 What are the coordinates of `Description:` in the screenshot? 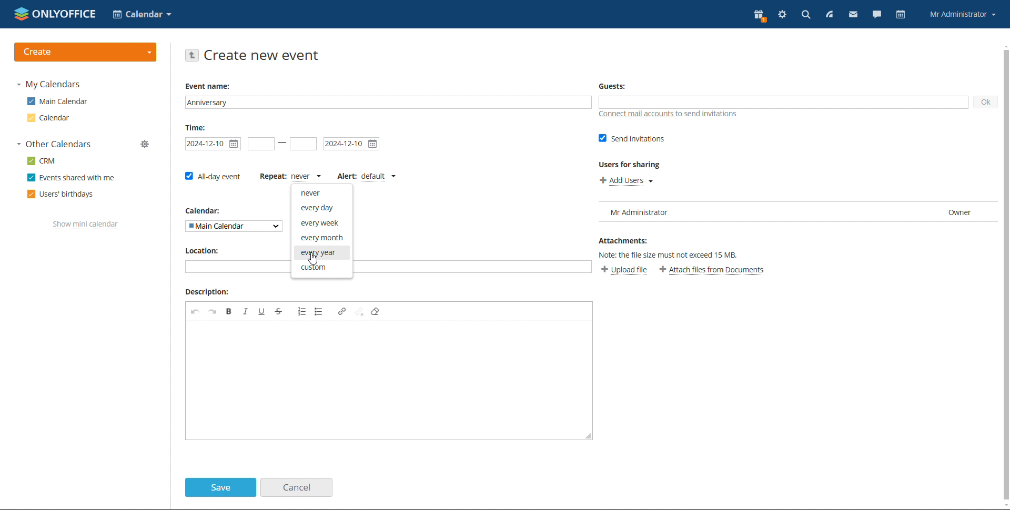 It's located at (208, 291).